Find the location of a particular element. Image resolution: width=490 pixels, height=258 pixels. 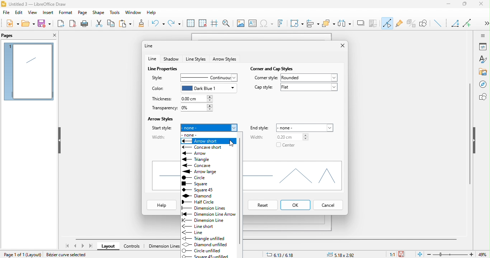

select at least three object to distribute is located at coordinates (345, 23).